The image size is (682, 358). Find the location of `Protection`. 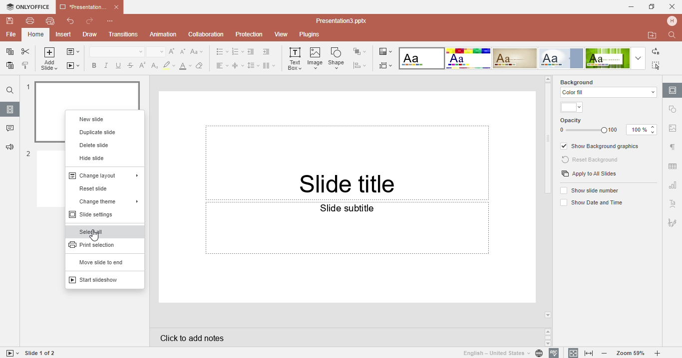

Protection is located at coordinates (251, 34).